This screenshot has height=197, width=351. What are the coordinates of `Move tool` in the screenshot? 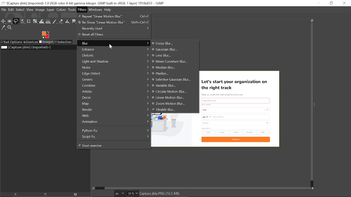 It's located at (3, 21).